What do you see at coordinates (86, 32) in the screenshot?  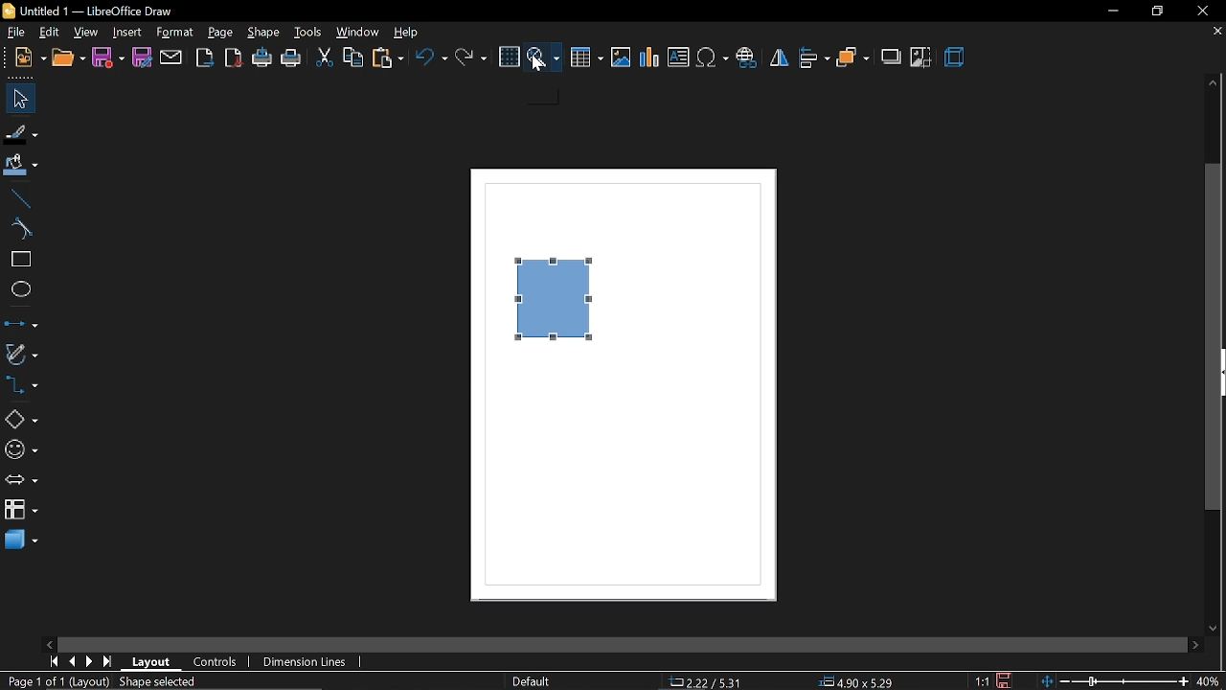 I see `view` at bounding box center [86, 32].